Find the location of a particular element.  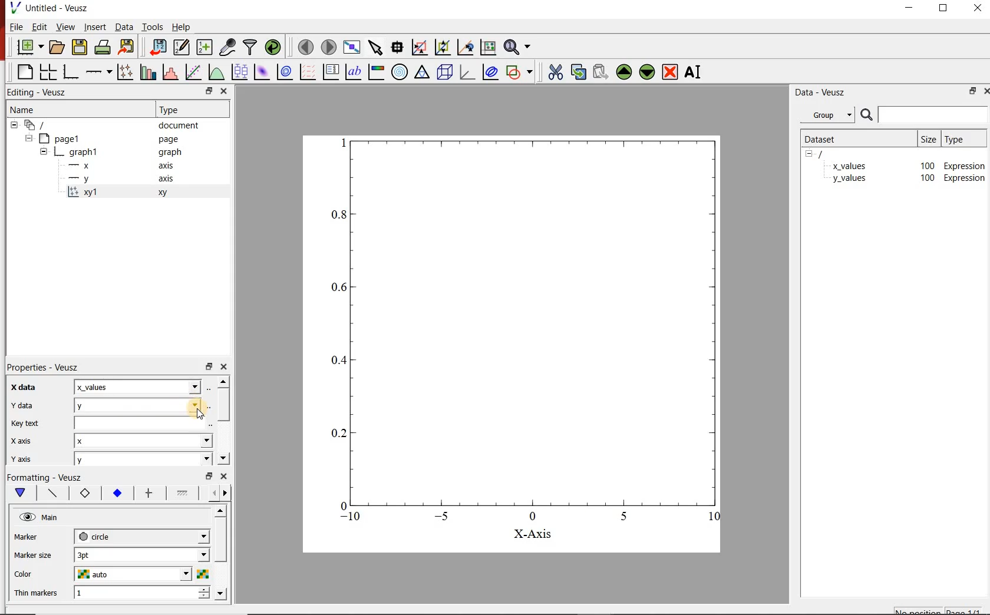

plot points is located at coordinates (124, 72).